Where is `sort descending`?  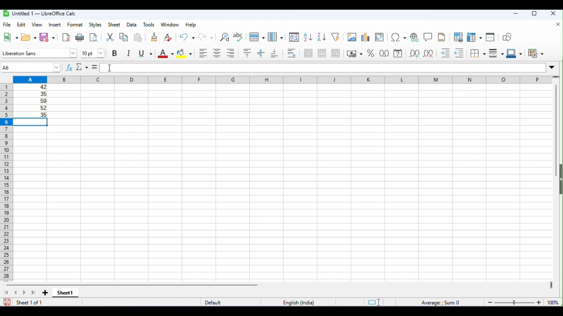
sort descending is located at coordinates (321, 37).